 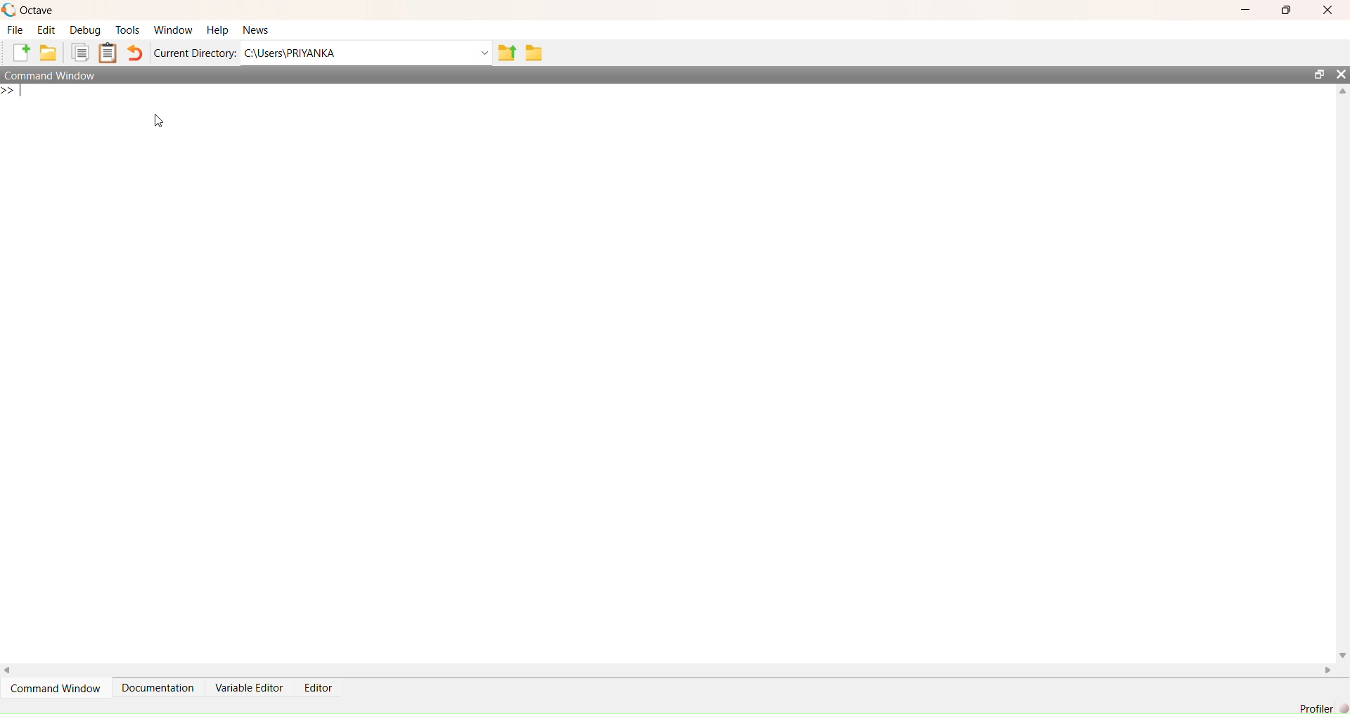 I want to click on ‘Window, so click(x=172, y=27).